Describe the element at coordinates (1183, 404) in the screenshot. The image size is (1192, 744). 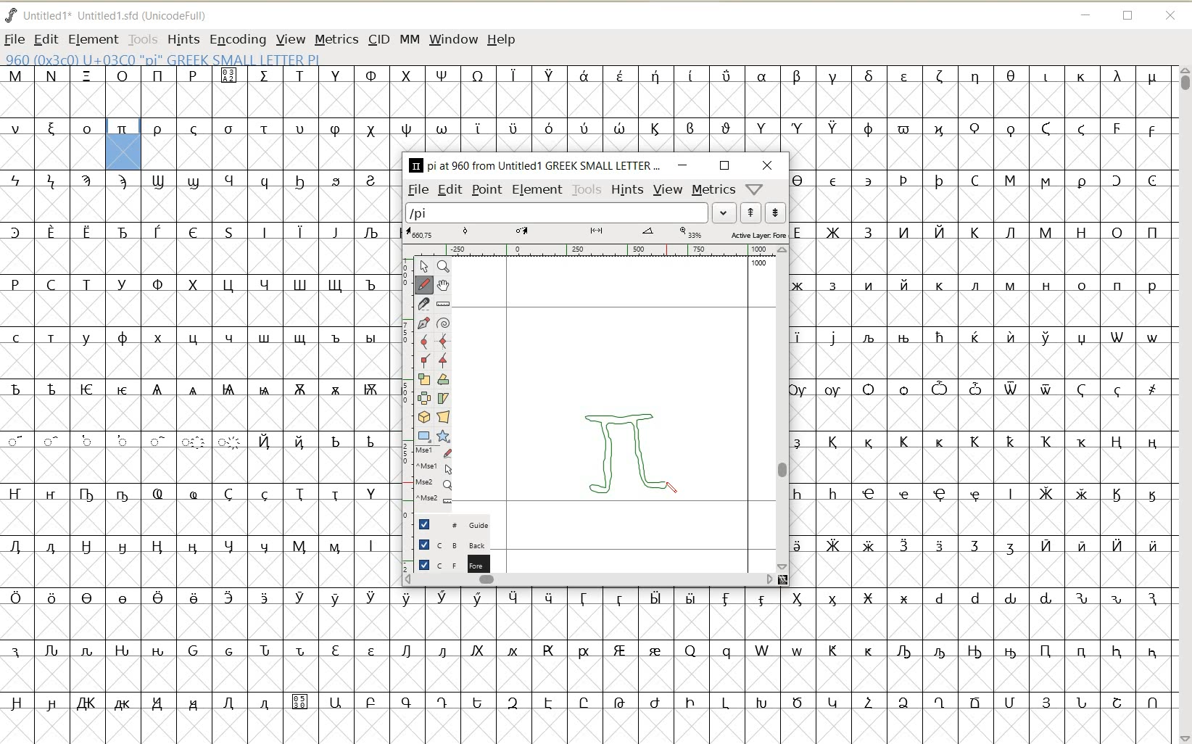
I see `SCROLLBAR` at that location.